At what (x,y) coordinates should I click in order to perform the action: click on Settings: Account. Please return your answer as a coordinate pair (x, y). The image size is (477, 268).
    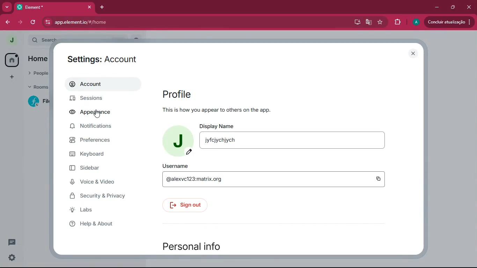
    Looking at the image, I should click on (102, 59).